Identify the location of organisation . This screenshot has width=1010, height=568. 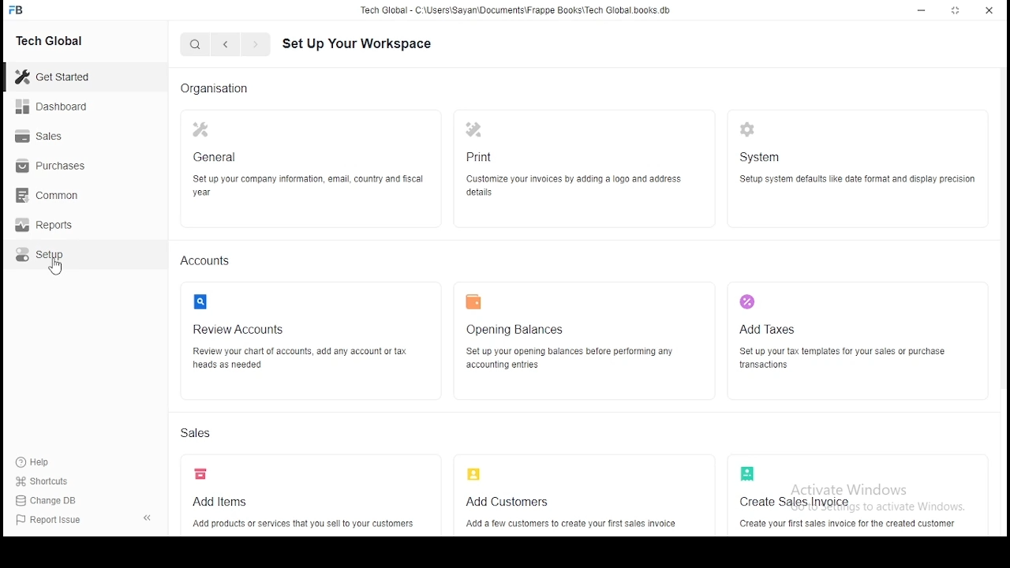
(220, 88).